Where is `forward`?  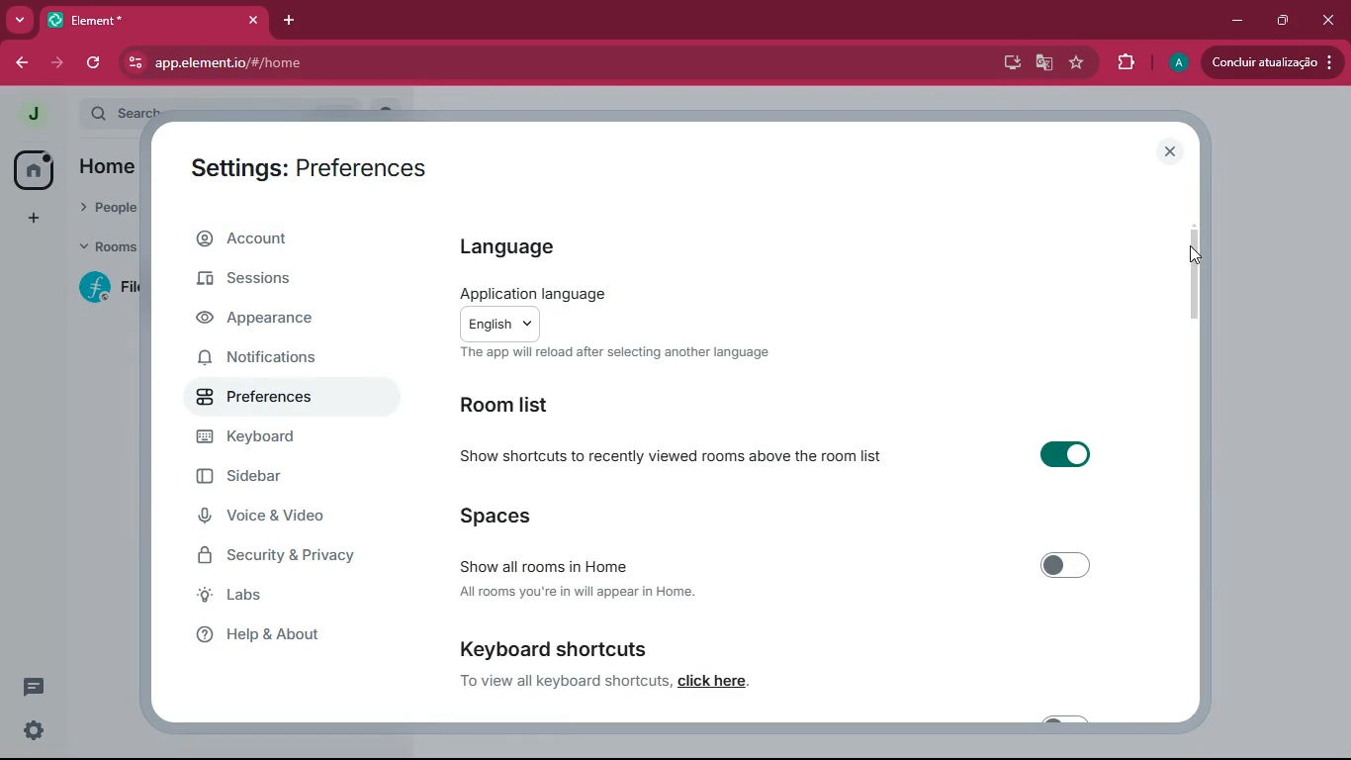
forward is located at coordinates (56, 62).